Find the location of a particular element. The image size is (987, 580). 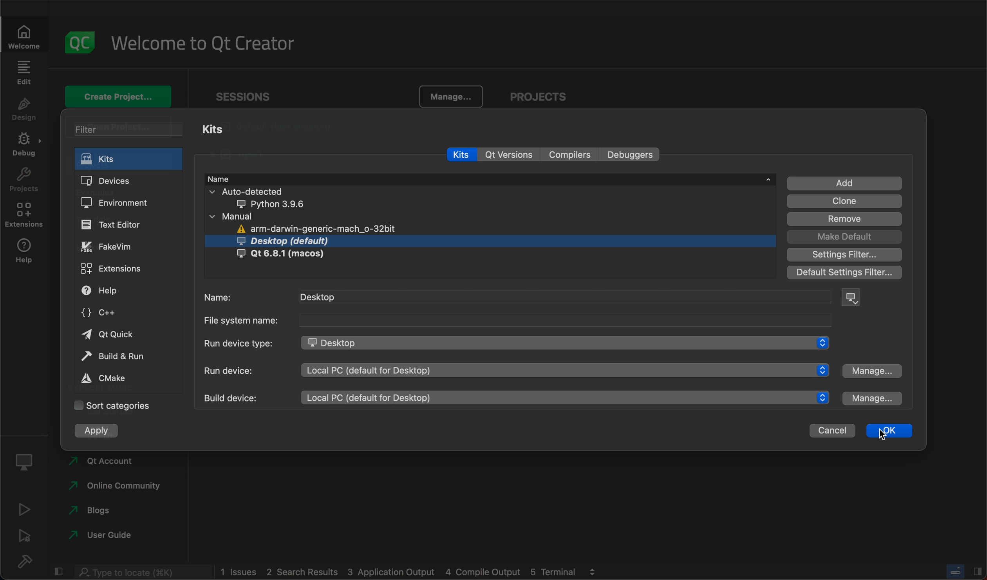

arm-darwin-generic-mach_o-32bit is located at coordinates (316, 229).